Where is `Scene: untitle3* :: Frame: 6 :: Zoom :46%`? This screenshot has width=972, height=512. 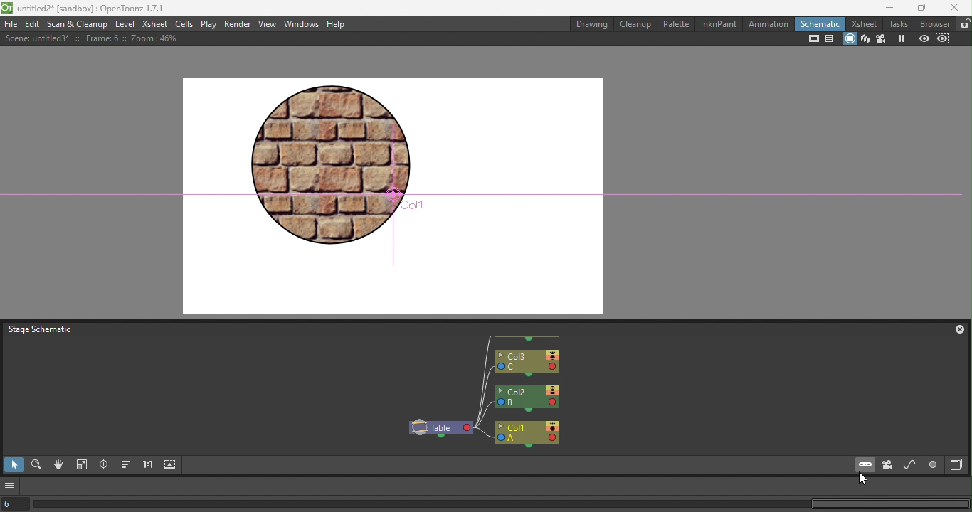
Scene: untitle3* :: Frame: 6 :: Zoom :46% is located at coordinates (96, 38).